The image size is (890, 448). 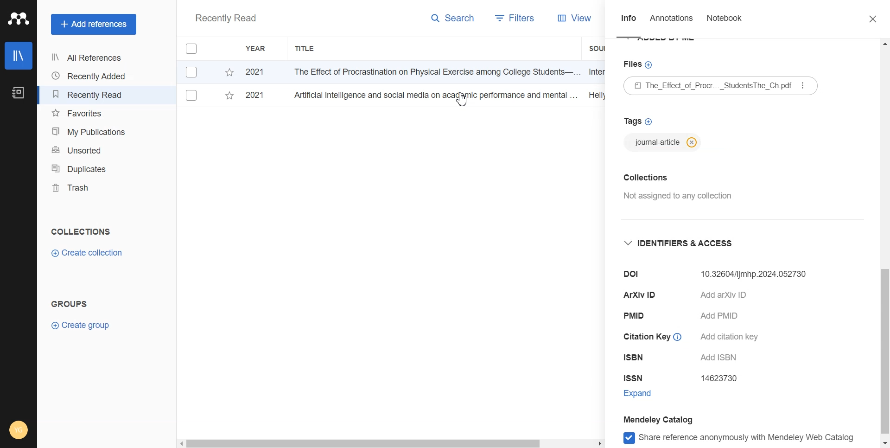 What do you see at coordinates (90, 76) in the screenshot?
I see `Recently Added` at bounding box center [90, 76].